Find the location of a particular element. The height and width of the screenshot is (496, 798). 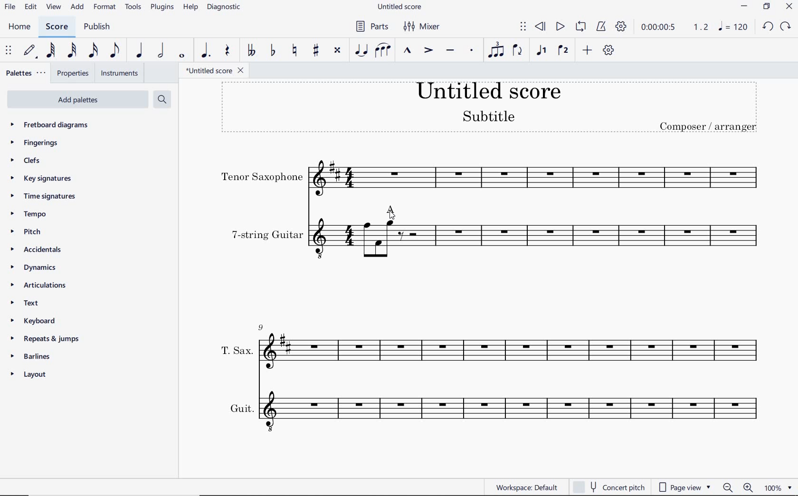

FORMAT is located at coordinates (105, 8).